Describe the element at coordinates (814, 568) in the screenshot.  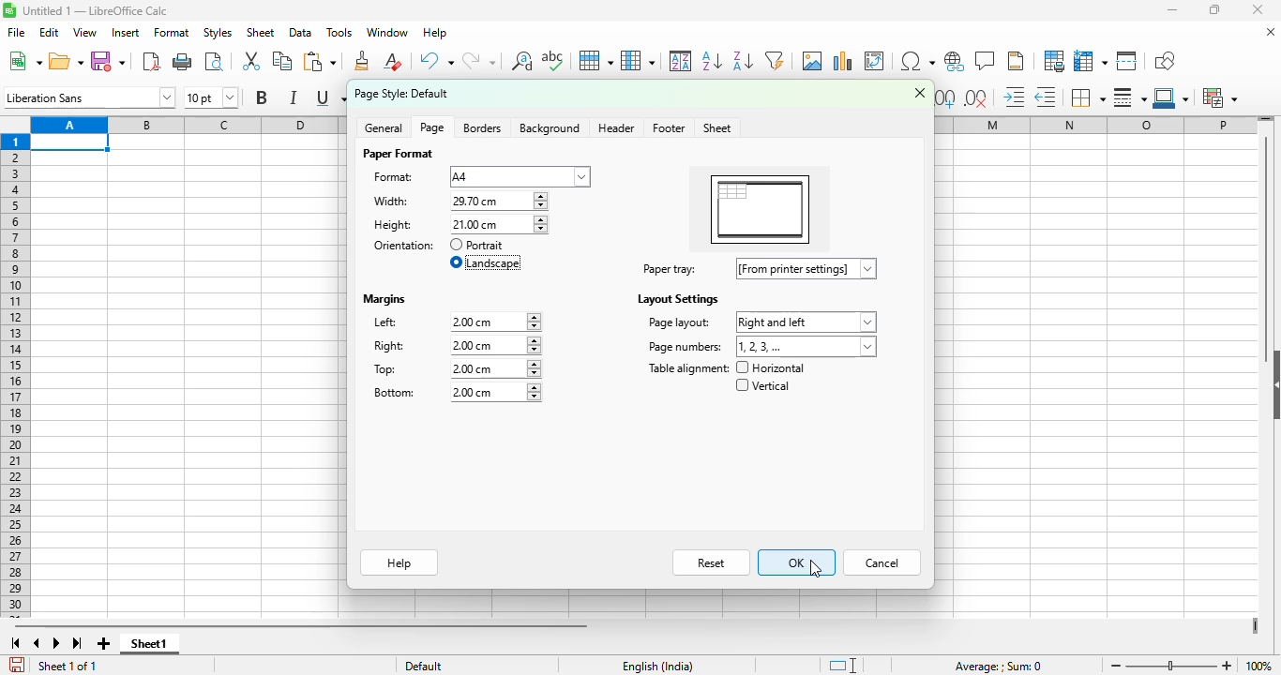
I see `cursor` at that location.